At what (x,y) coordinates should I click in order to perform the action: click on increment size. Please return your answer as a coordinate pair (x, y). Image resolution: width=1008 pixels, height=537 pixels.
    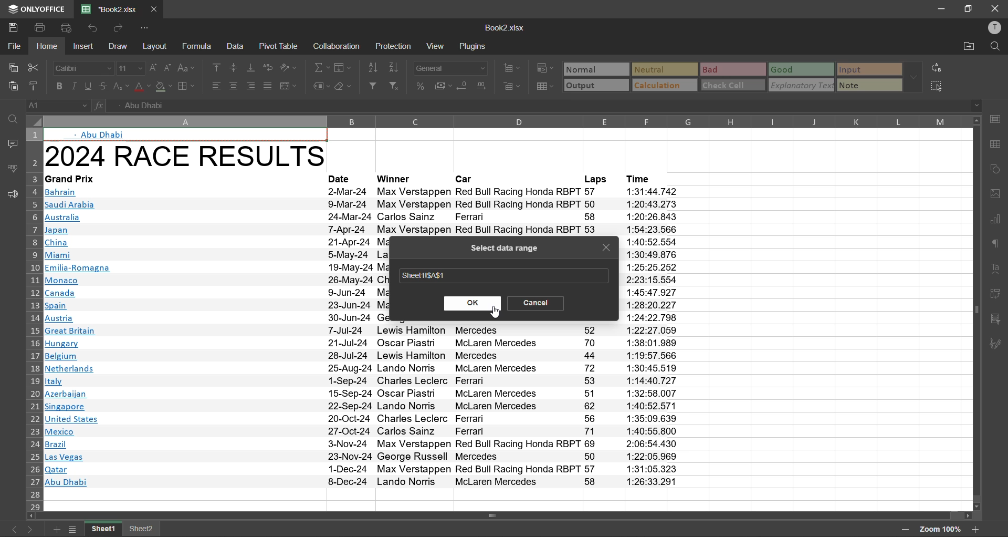
    Looking at the image, I should click on (153, 68).